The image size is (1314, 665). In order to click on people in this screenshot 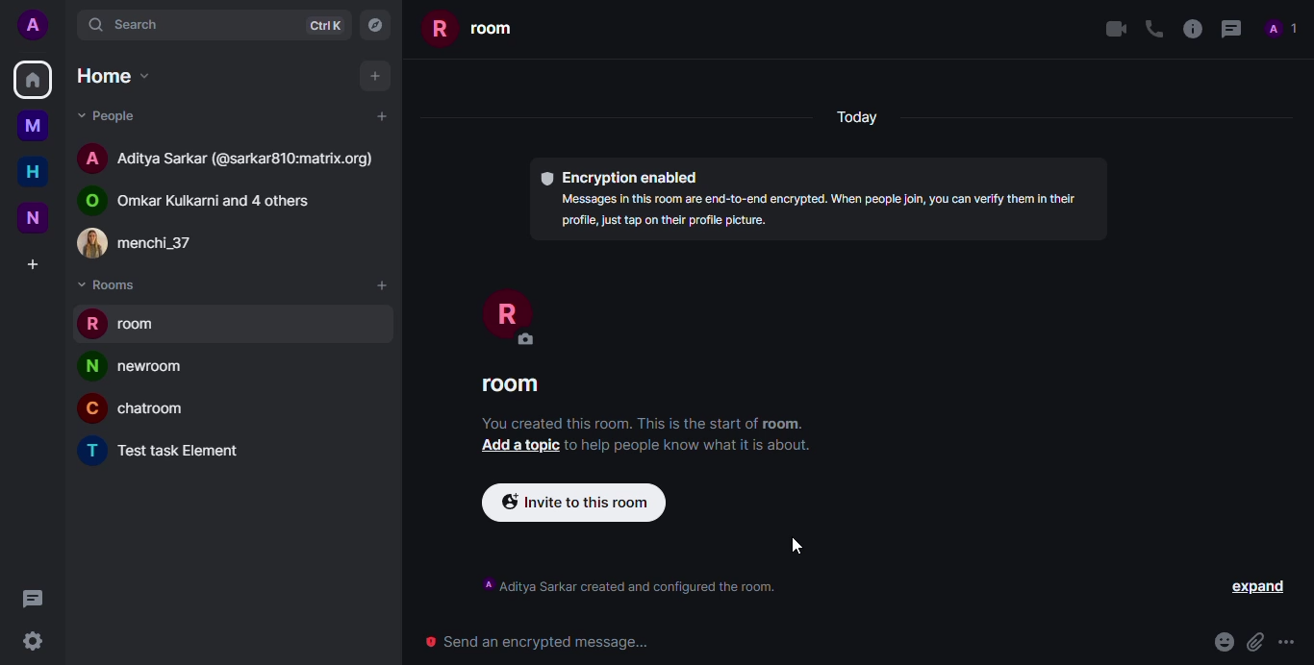, I will do `click(1282, 29)`.